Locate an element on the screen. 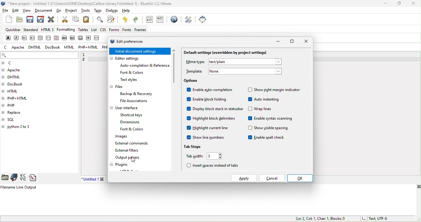 The width and height of the screenshot is (421, 222). edit is located at coordinates (16, 11).